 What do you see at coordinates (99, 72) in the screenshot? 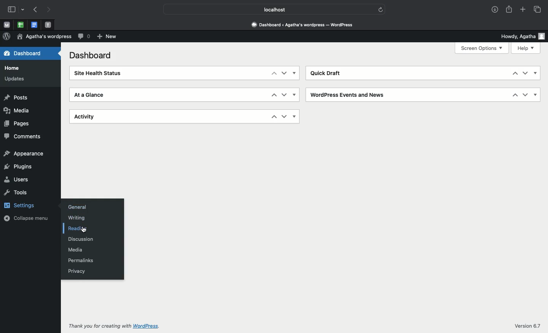
I see `Site health status` at bounding box center [99, 72].